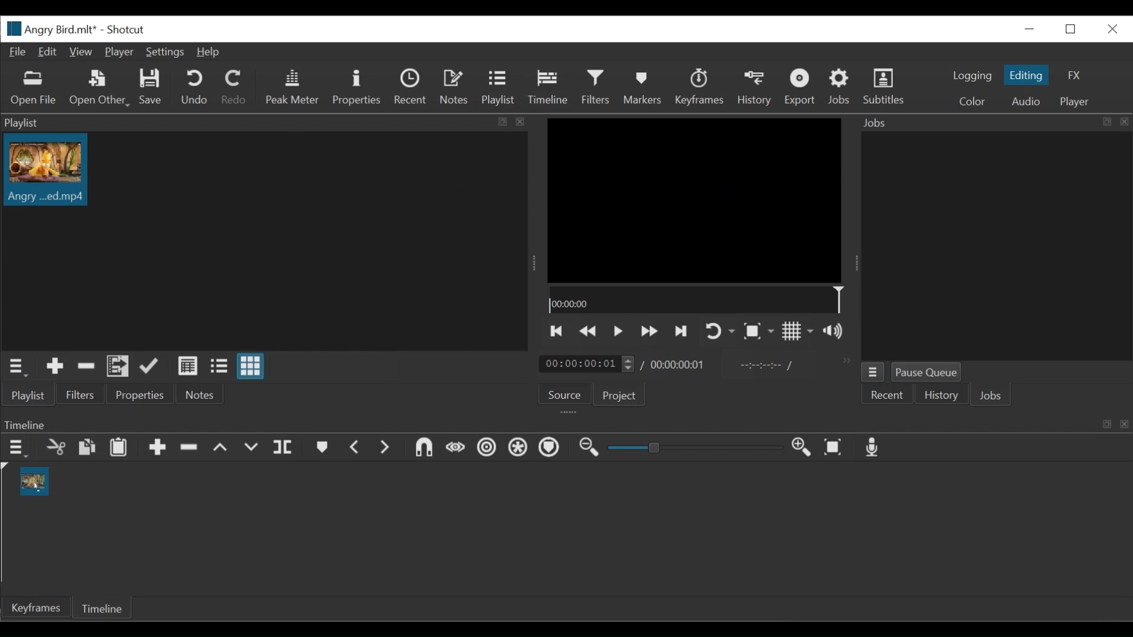 This screenshot has height=637, width=1133. What do you see at coordinates (1111, 28) in the screenshot?
I see `Close` at bounding box center [1111, 28].